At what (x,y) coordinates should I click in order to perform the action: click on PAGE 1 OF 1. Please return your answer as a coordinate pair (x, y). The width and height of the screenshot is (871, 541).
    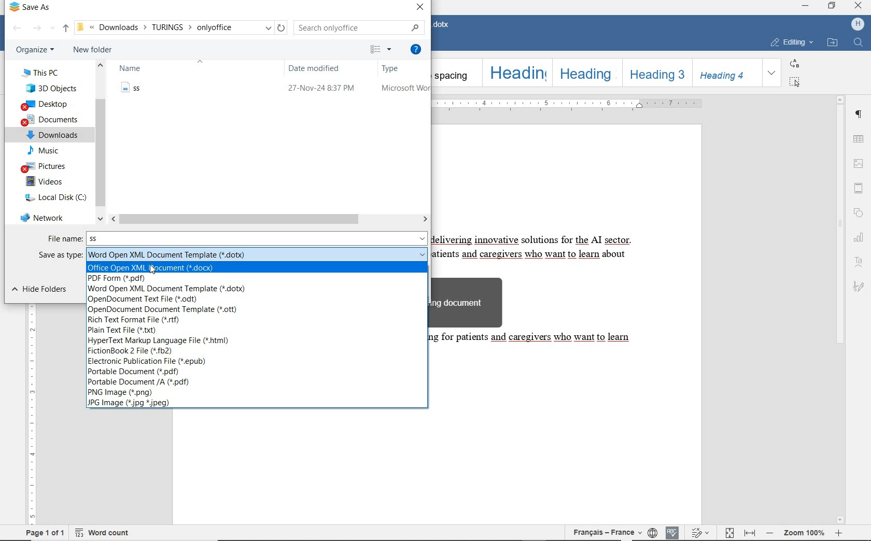
    Looking at the image, I should click on (46, 533).